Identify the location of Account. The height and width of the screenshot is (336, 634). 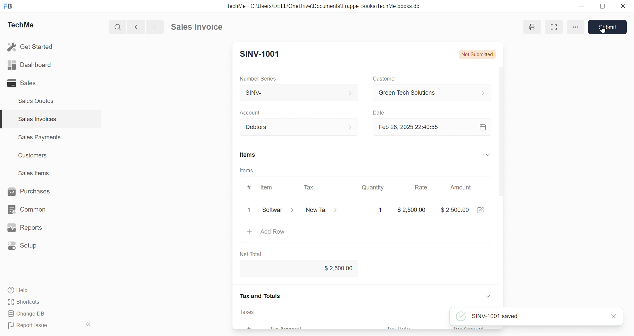
(253, 113).